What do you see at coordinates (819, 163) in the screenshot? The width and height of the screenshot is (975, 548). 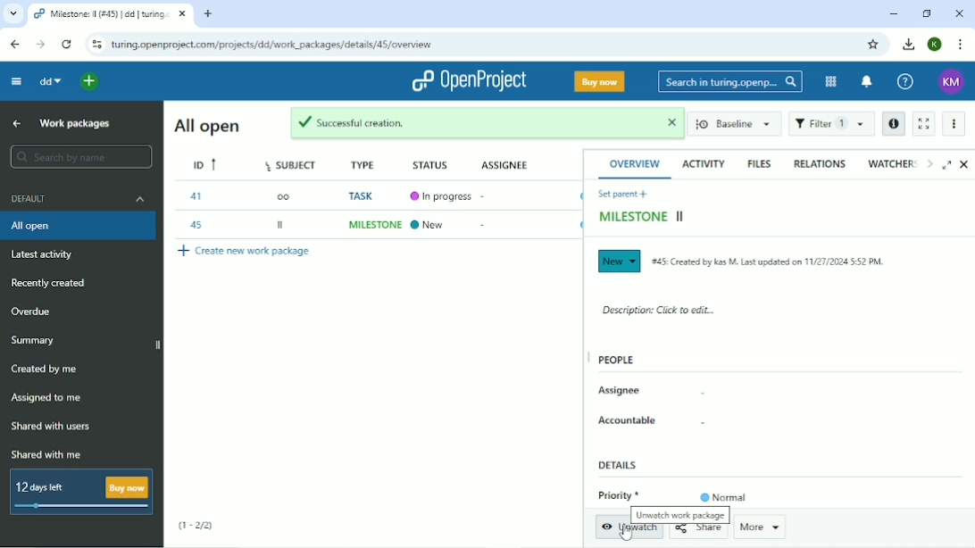 I see `Relations` at bounding box center [819, 163].